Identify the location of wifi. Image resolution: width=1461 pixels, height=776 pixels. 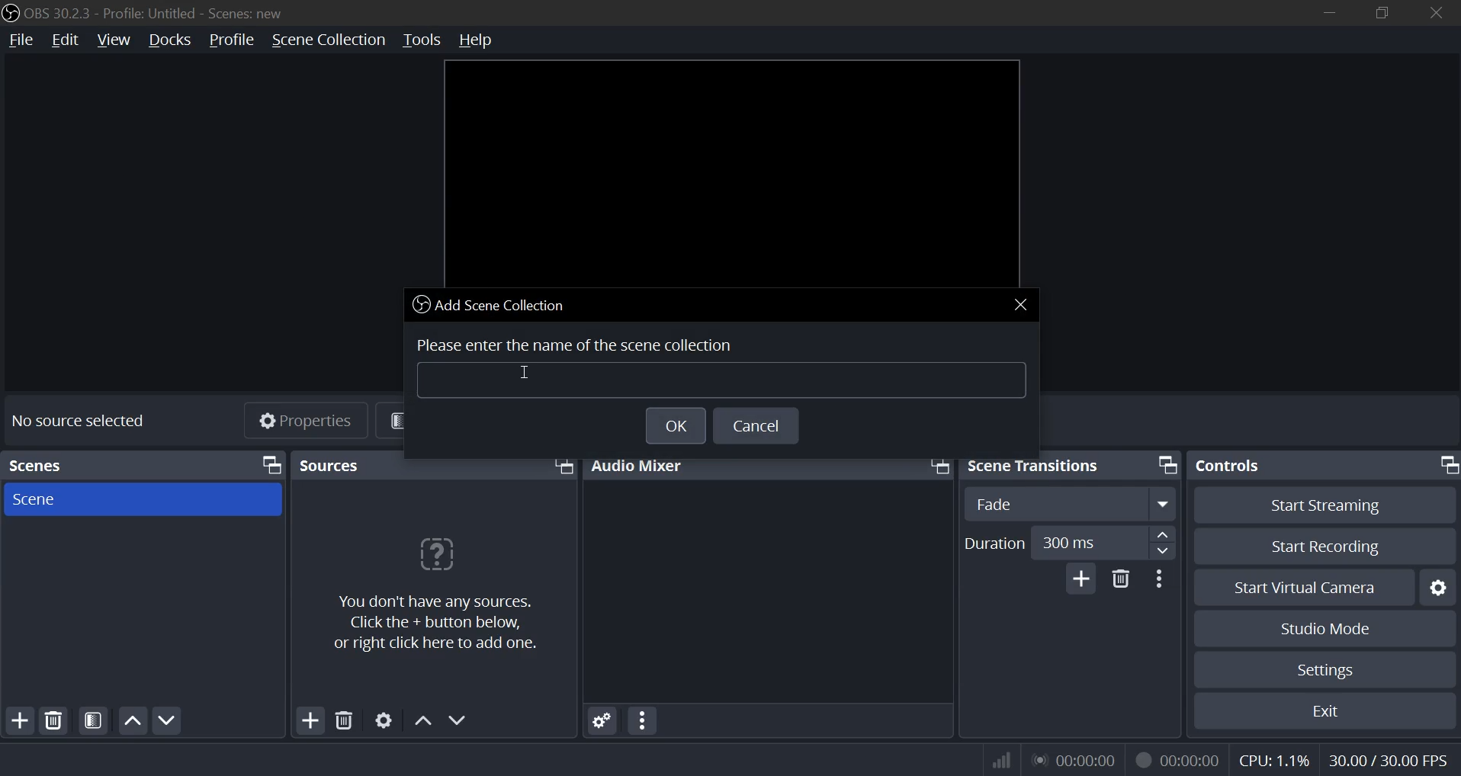
(994, 759).